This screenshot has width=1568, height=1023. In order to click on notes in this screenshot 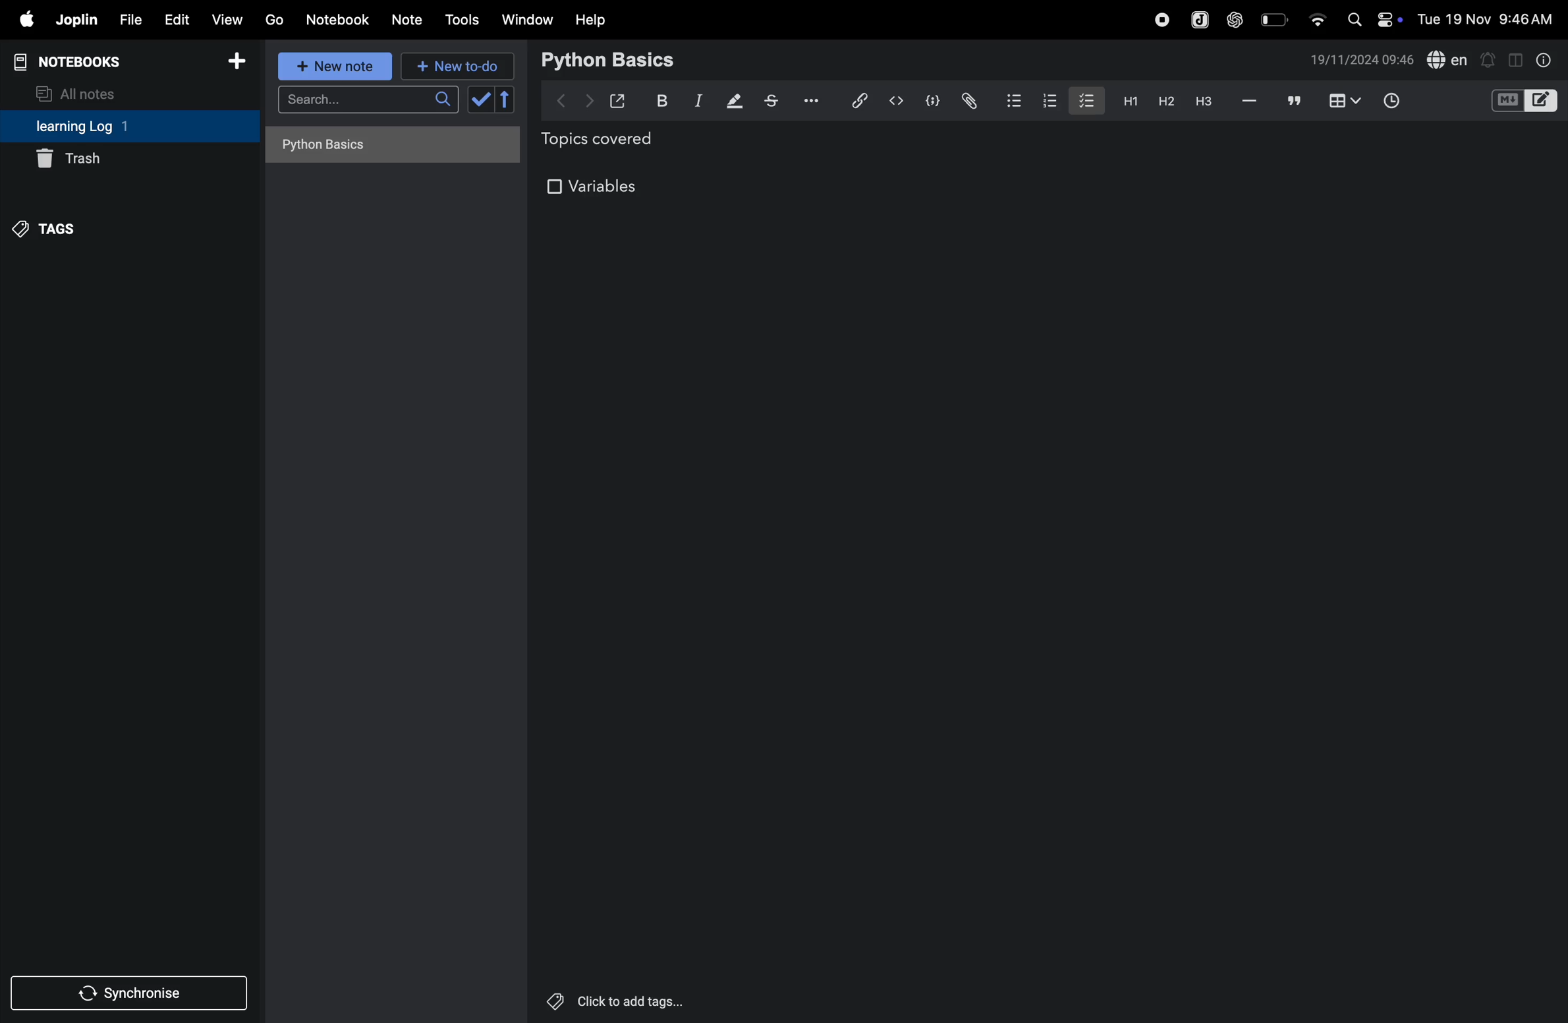, I will do `click(408, 20)`.